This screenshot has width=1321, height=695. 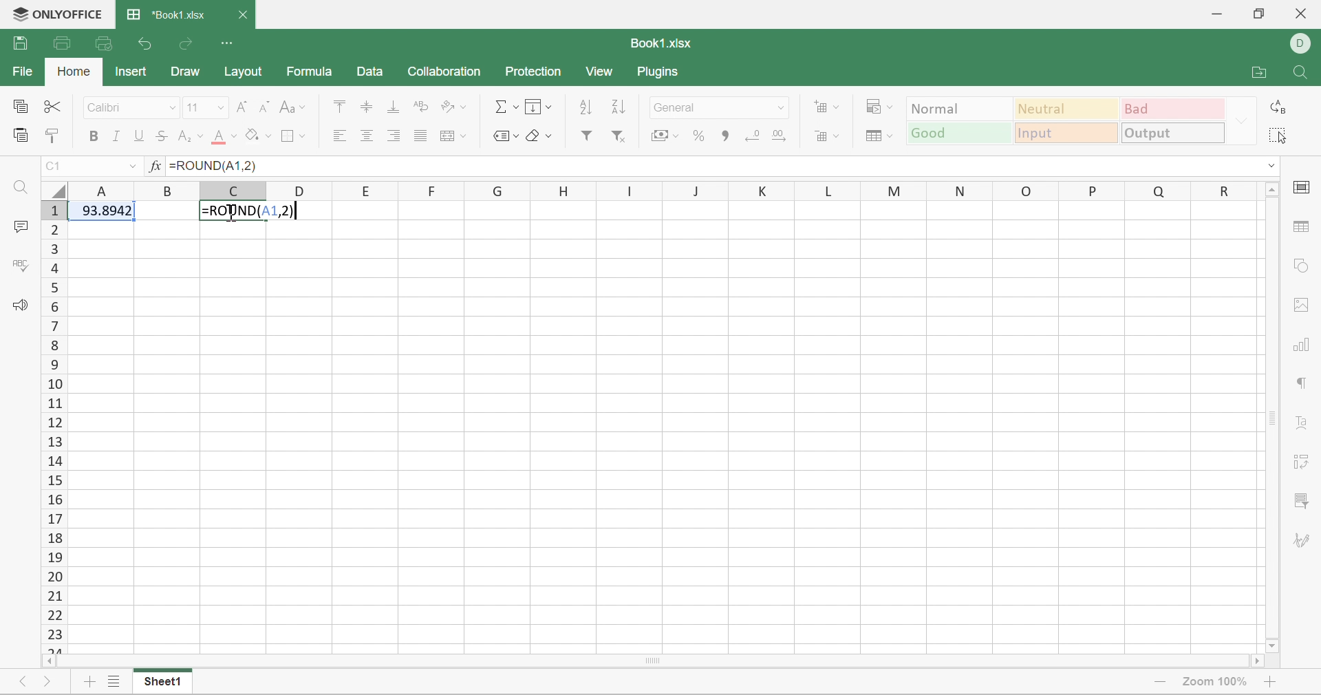 What do you see at coordinates (19, 105) in the screenshot?
I see `Copy` at bounding box center [19, 105].